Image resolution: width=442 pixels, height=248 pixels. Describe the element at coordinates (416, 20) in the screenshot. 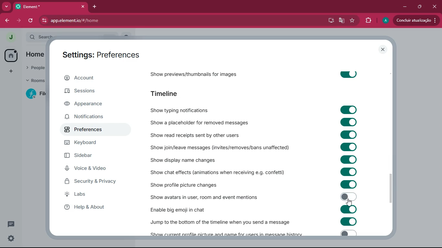

I see `concluir atualizacao` at that location.